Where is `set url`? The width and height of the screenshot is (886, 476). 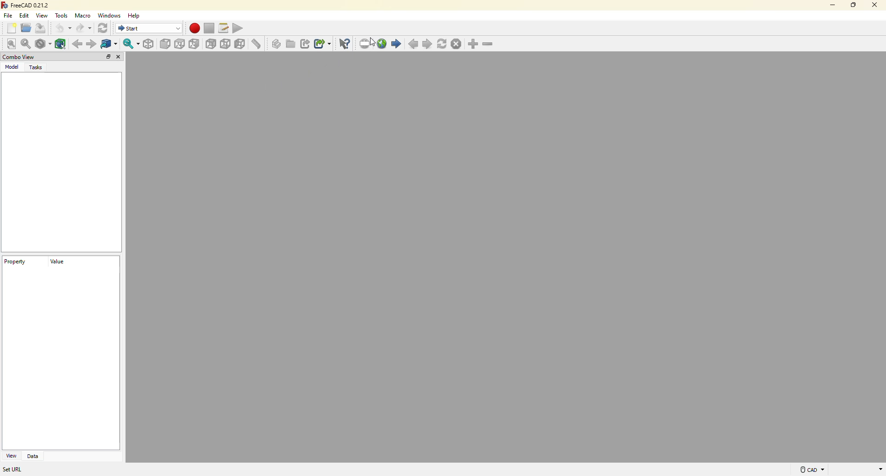 set url is located at coordinates (365, 43).